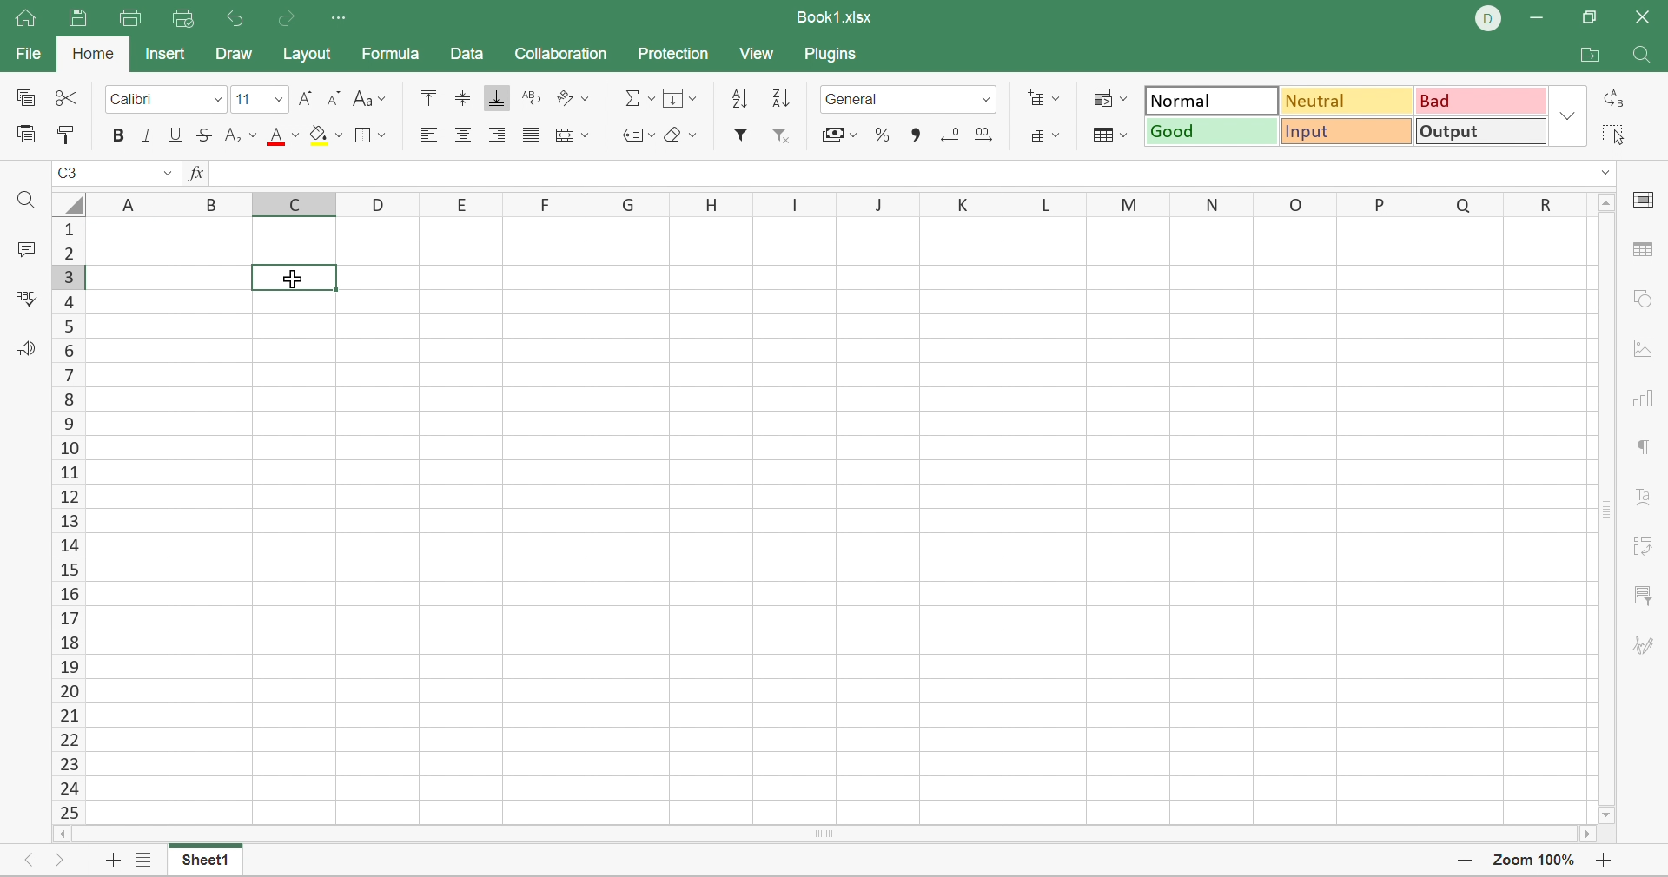 Image resolution: width=1668 pixels, height=877 pixels. Describe the element at coordinates (1466, 861) in the screenshot. I see `Zoom Out` at that location.